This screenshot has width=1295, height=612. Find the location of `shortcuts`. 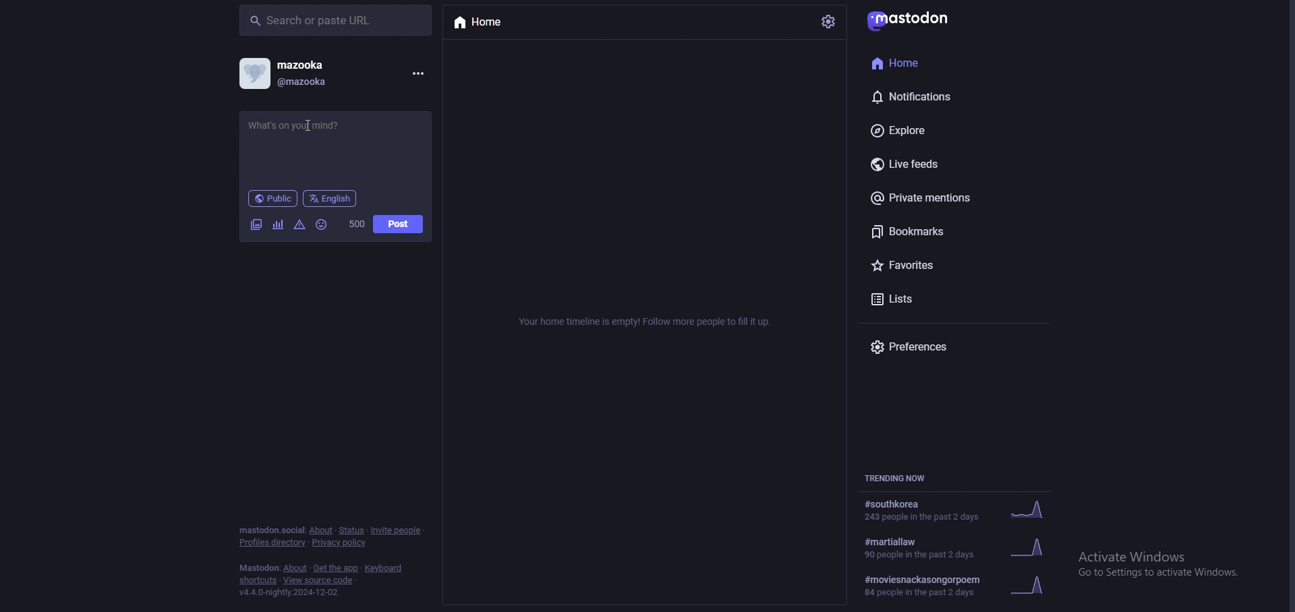

shortcuts is located at coordinates (258, 580).